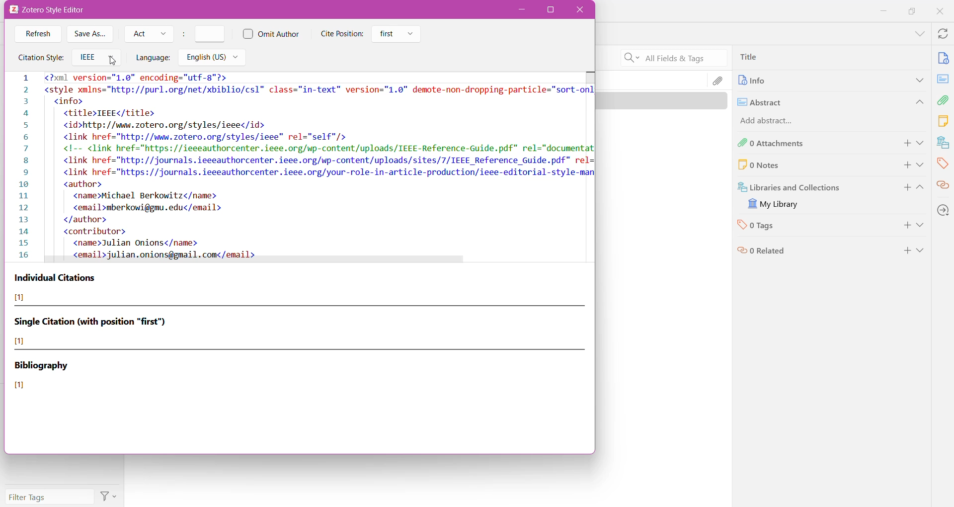 The width and height of the screenshot is (954, 507). What do you see at coordinates (96, 58) in the screenshot?
I see `Select Citation Style from the list` at bounding box center [96, 58].